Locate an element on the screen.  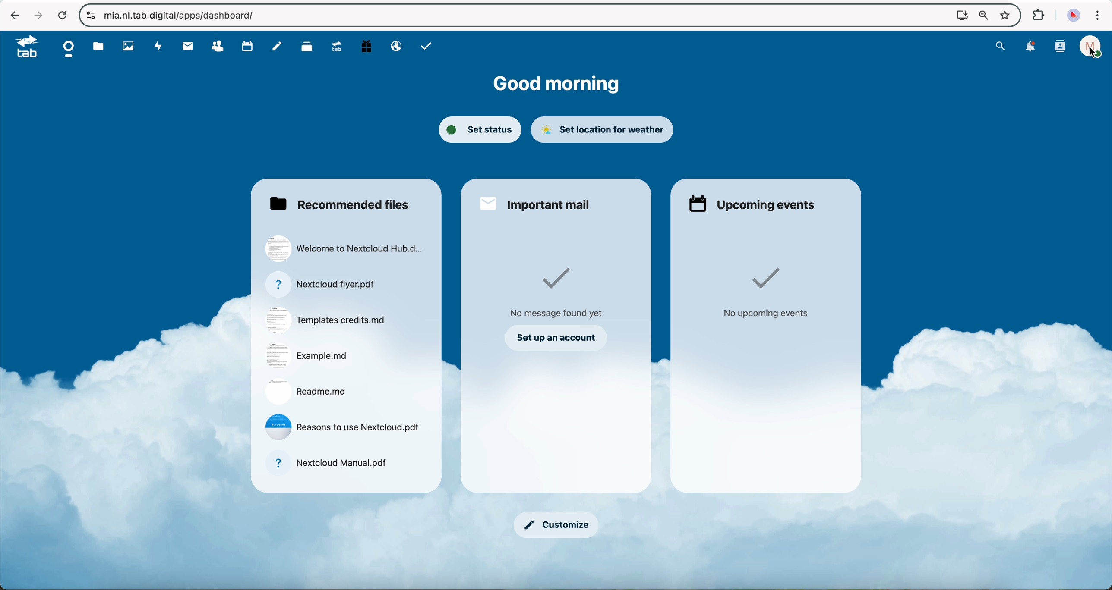
customize and control Google Chrome is located at coordinates (1099, 16).